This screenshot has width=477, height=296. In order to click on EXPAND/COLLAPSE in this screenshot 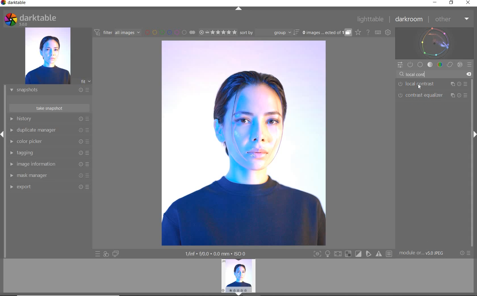, I will do `click(239, 9)`.